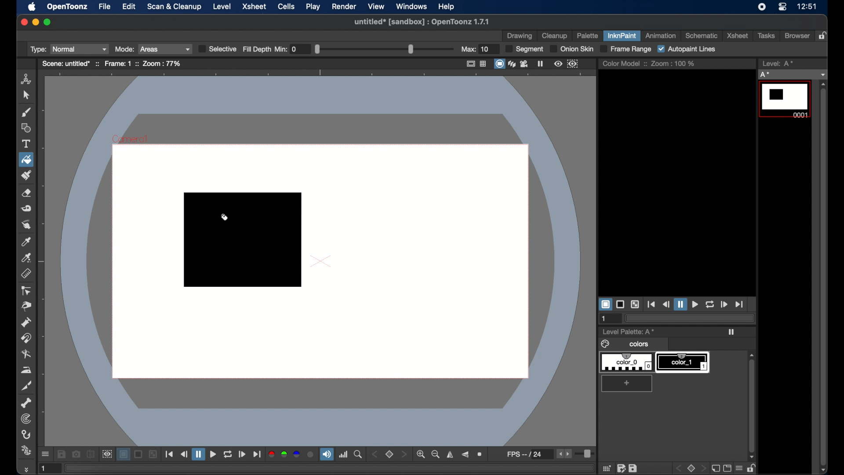 The width and height of the screenshot is (844, 475). I want to click on scan and cleanup, so click(175, 7).